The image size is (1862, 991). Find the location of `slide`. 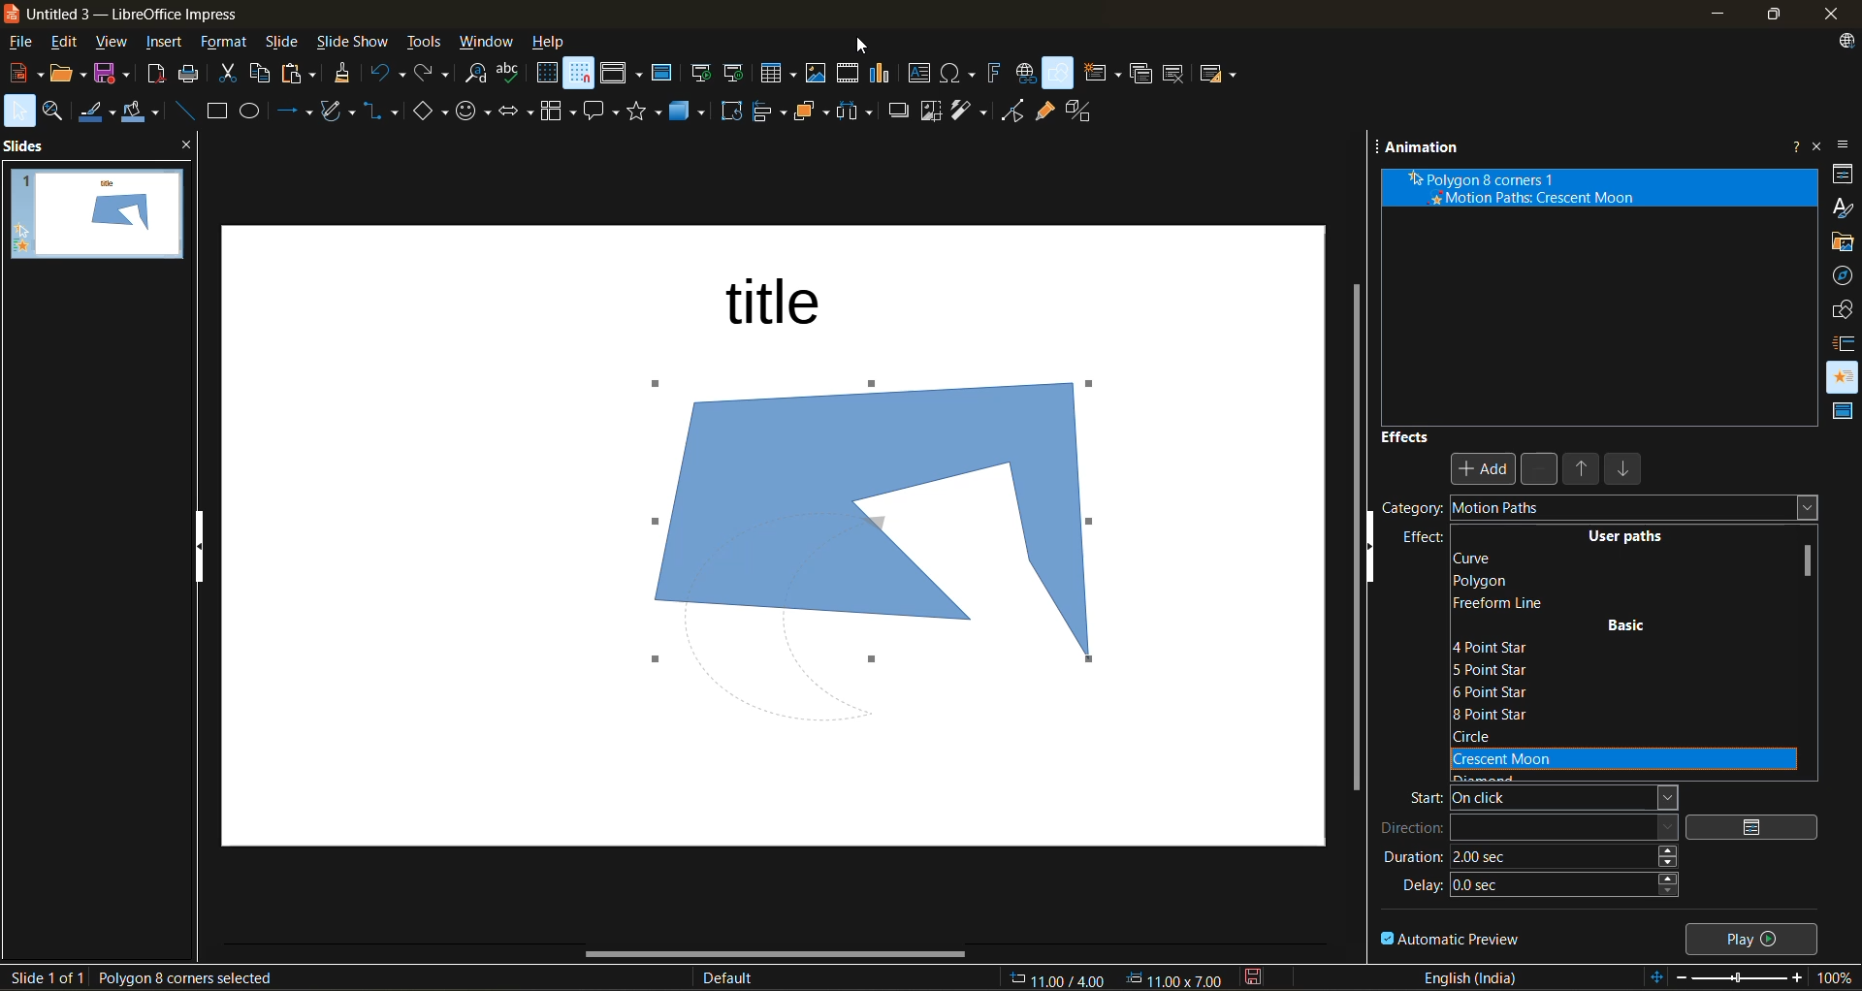

slide is located at coordinates (284, 45).